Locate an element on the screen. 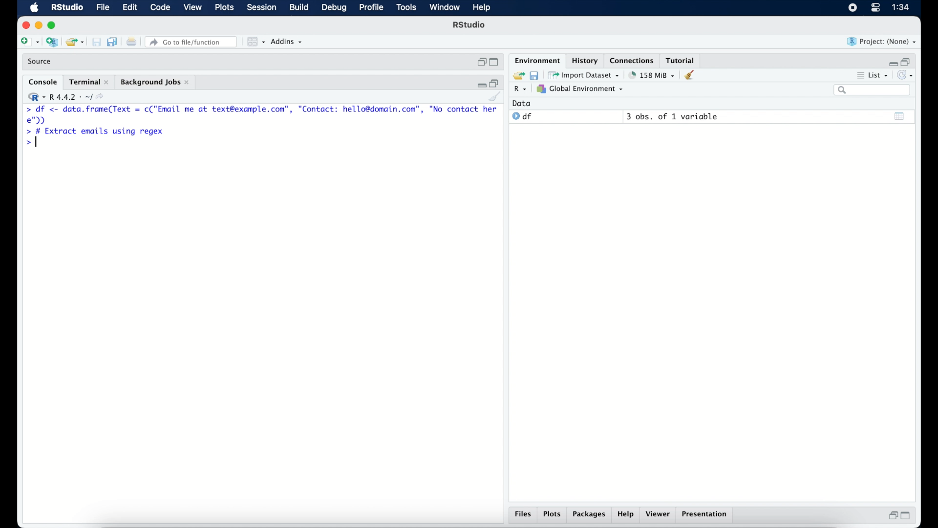  restore down is located at coordinates (480, 62).